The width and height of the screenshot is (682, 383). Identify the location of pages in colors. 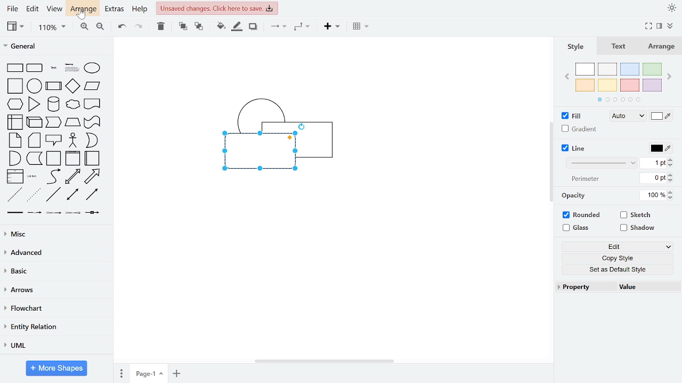
(619, 99).